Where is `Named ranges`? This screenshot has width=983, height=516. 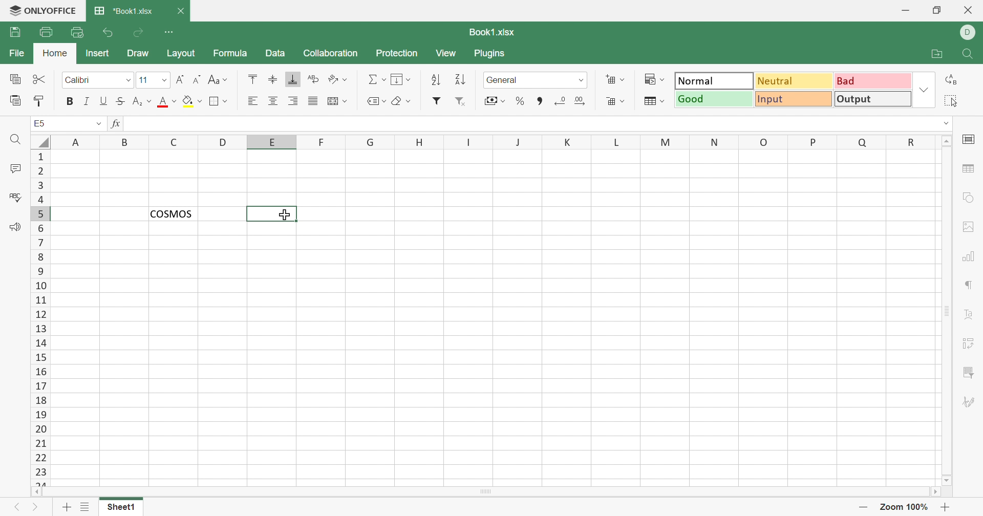
Named ranges is located at coordinates (378, 102).